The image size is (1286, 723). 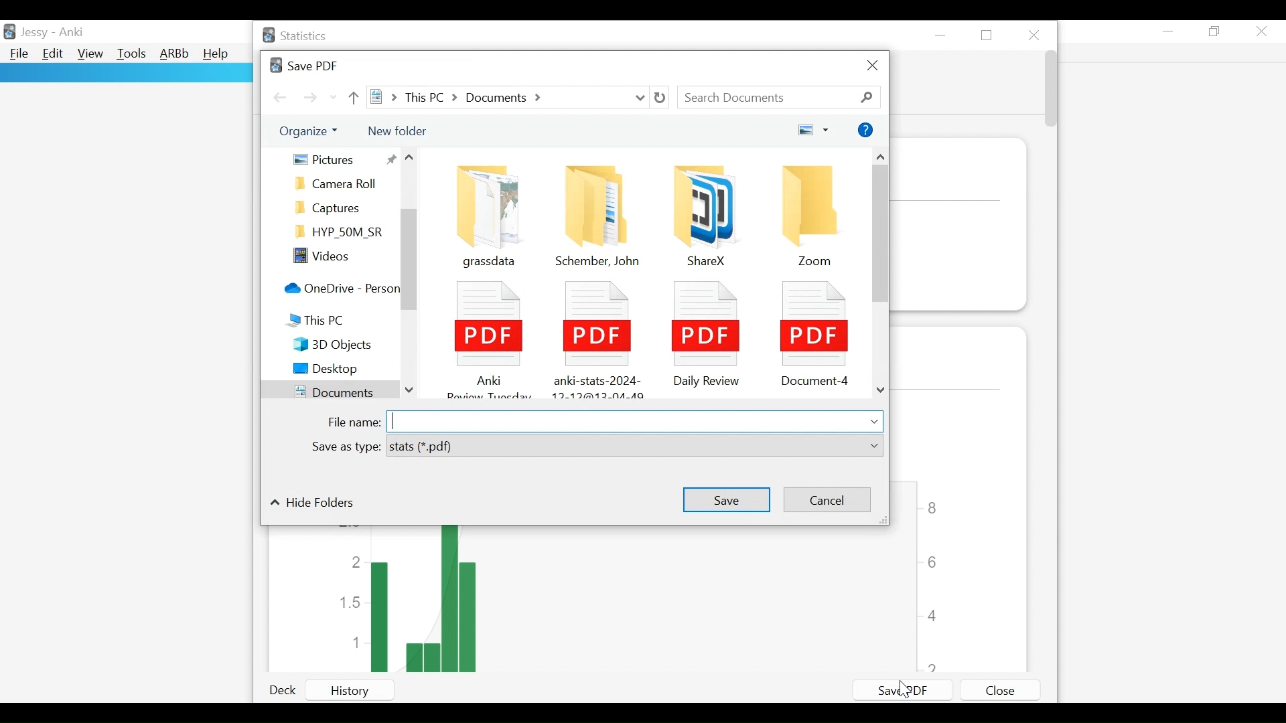 I want to click on Vertical Scroll bar, so click(x=1050, y=91).